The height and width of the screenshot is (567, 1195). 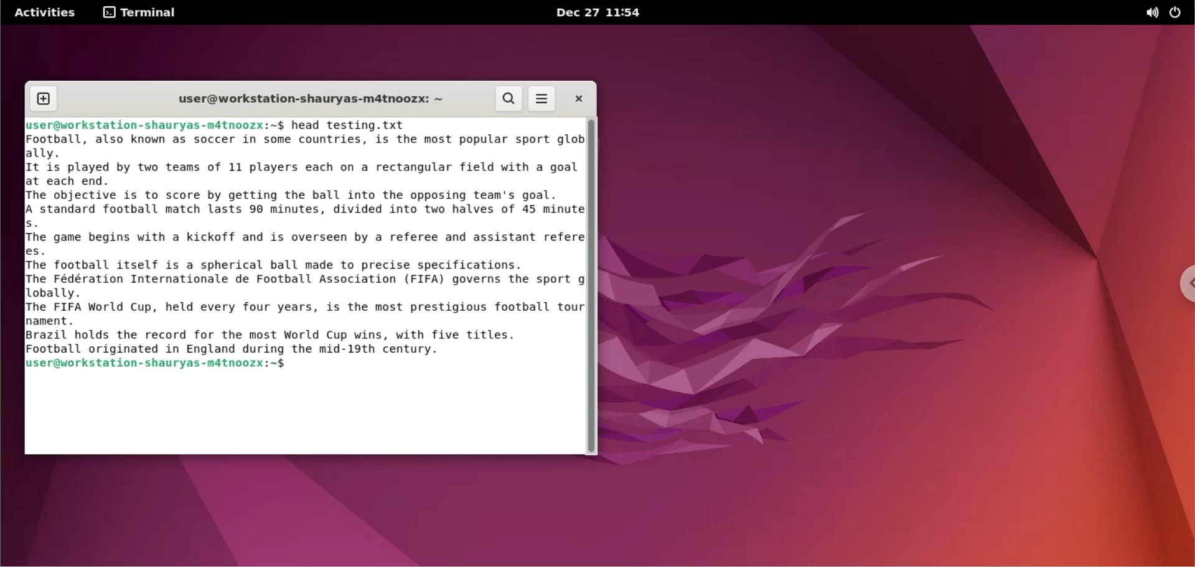 What do you see at coordinates (293, 245) in the screenshot?
I see `Football, also known as soccer in some countries, is the most popular sport glo
ally.

It is played by two teams of 11 players each on a rectangular field with a goal
at each end.

The objective is to score by getting the ball into the opposing team's goal.

A standard football match lasts 96 minutes, divided into two halves of 45 minut
s.

[The game begins with a kickoff and is overseen by a referee and assistant refer
es.

The football itself is a spherical ball made to precise specifications.

[The Fédération Internationale de Football Association (FIFA) governs the sport
lobally.

The FIFA World Cup, held every four years, is the most prestigious football tou
nament.

Brazil holds the record for the most World Cup wins, with five titles.

Football originated in England during the mid-19th century.` at bounding box center [293, 245].